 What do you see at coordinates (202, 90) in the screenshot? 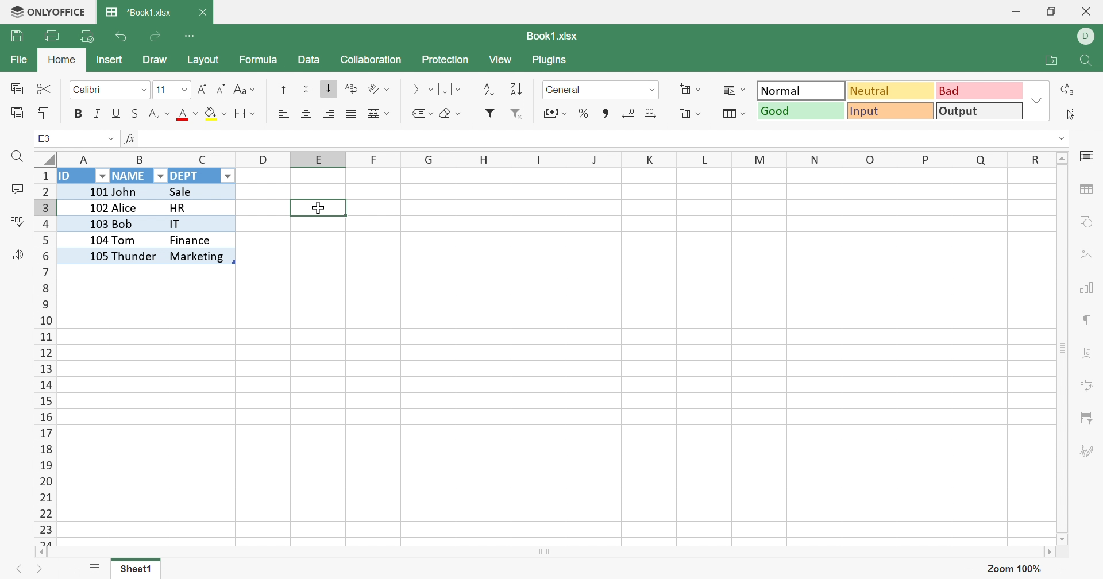
I see `Increment font size` at bounding box center [202, 90].